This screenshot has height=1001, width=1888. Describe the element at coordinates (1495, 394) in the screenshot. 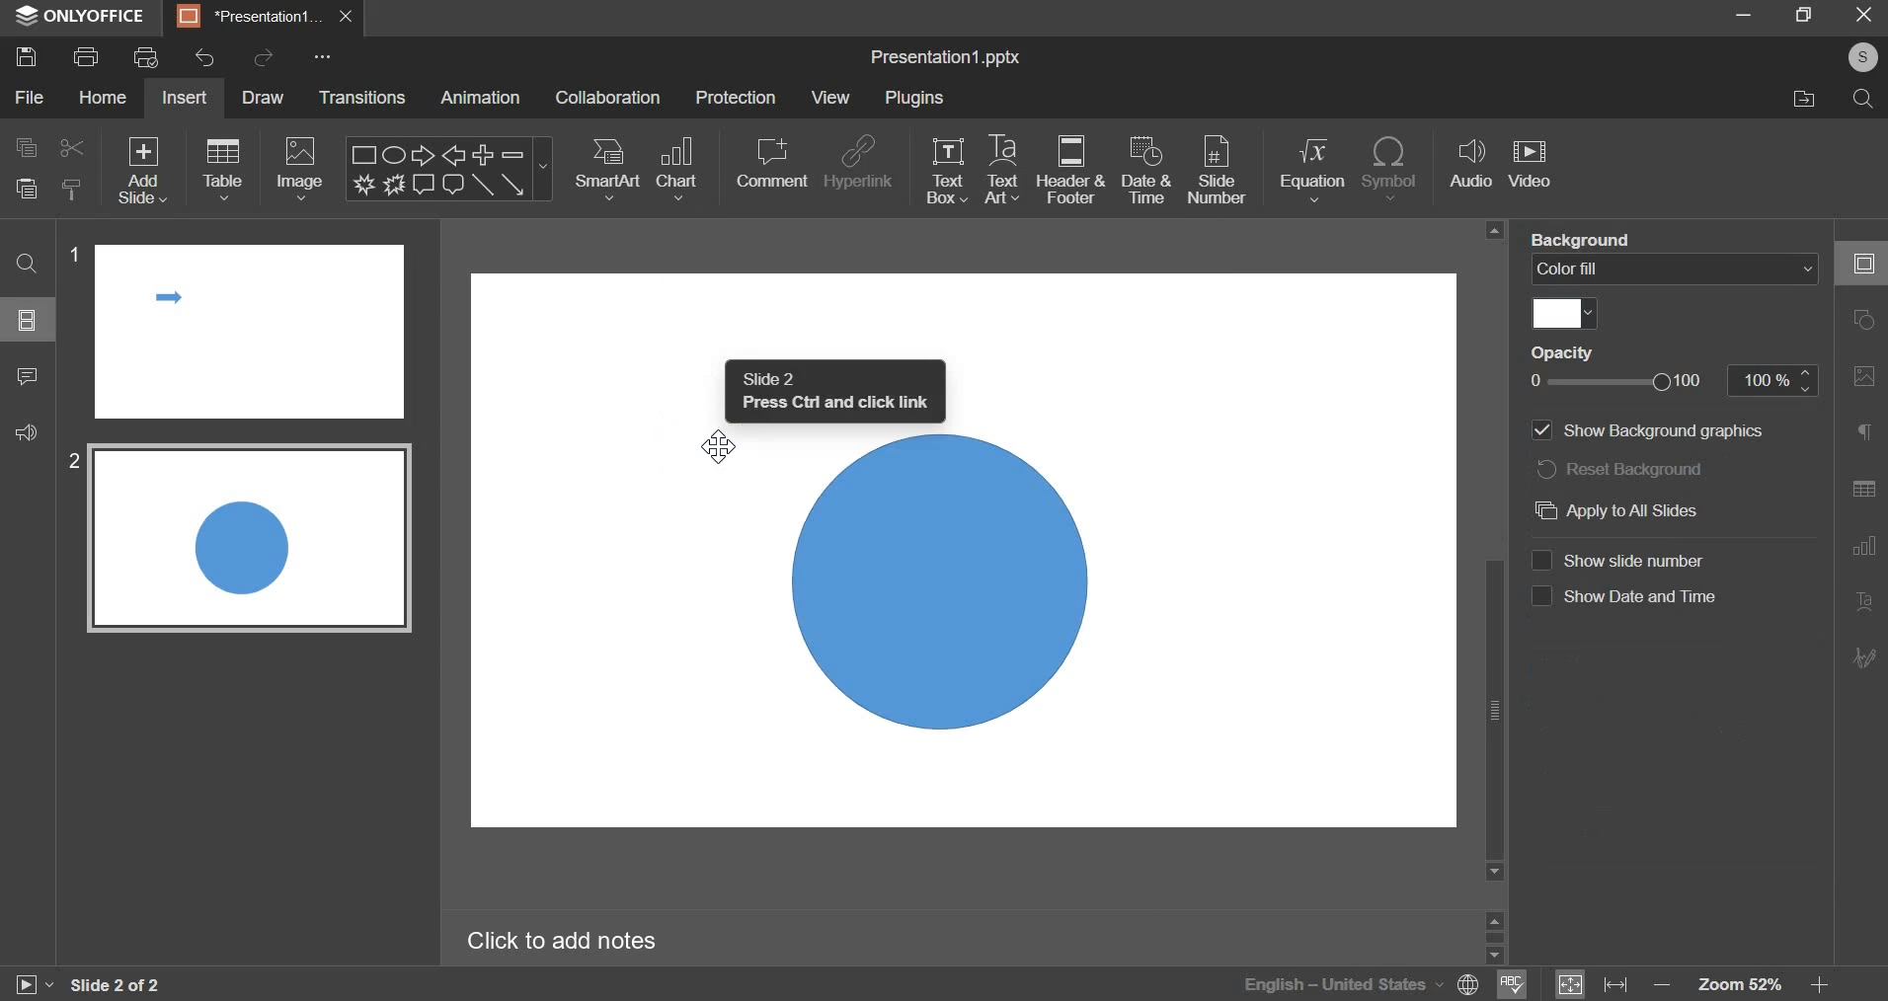

I see `vertical scrollbar` at that location.